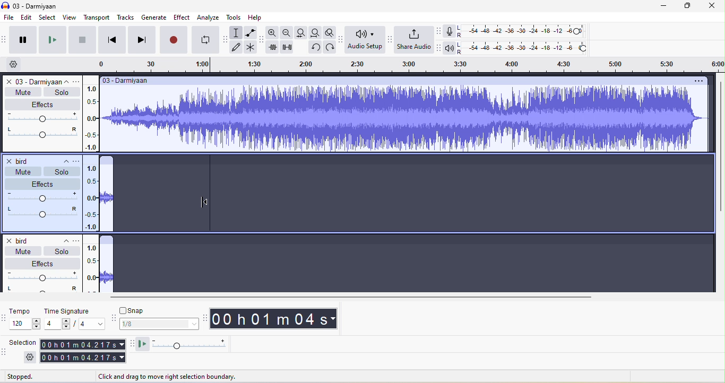 Image resolution: width=725 pixels, height=383 pixels. What do you see at coordinates (68, 17) in the screenshot?
I see `view` at bounding box center [68, 17].